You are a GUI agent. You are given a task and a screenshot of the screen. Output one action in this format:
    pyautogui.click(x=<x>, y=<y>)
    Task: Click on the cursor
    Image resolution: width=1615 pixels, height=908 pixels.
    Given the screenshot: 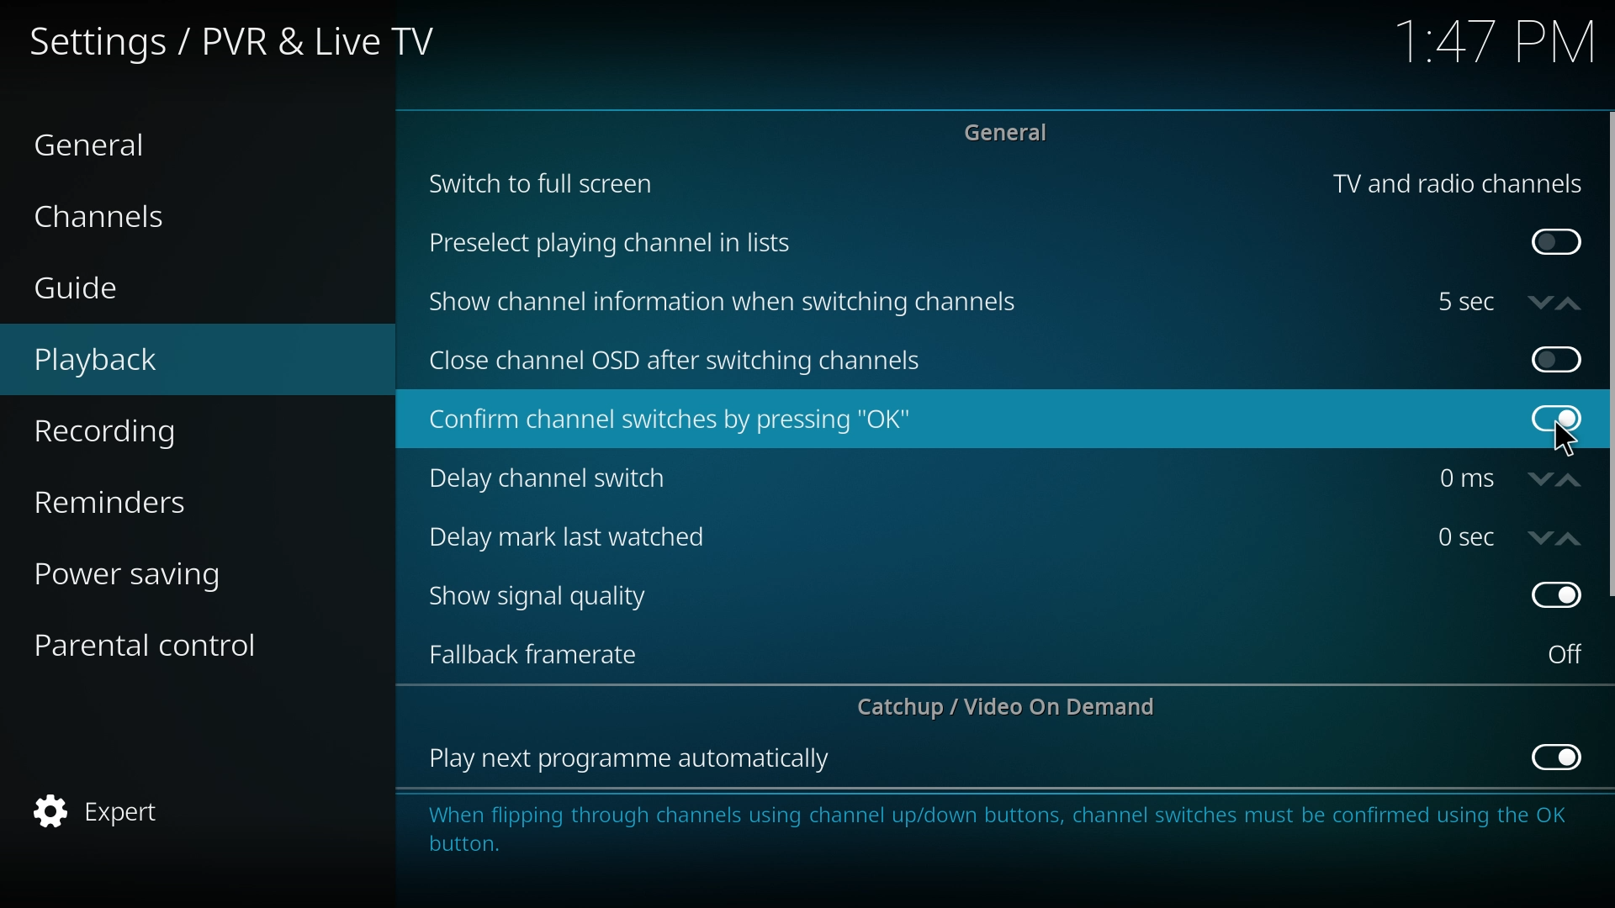 What is the action you would take?
    pyautogui.click(x=1566, y=441)
    